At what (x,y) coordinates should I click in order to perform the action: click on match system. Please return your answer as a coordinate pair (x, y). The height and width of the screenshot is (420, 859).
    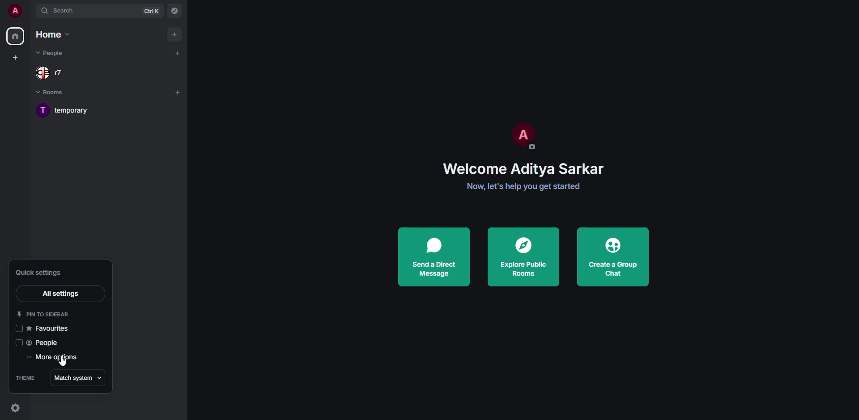
    Looking at the image, I should click on (80, 378).